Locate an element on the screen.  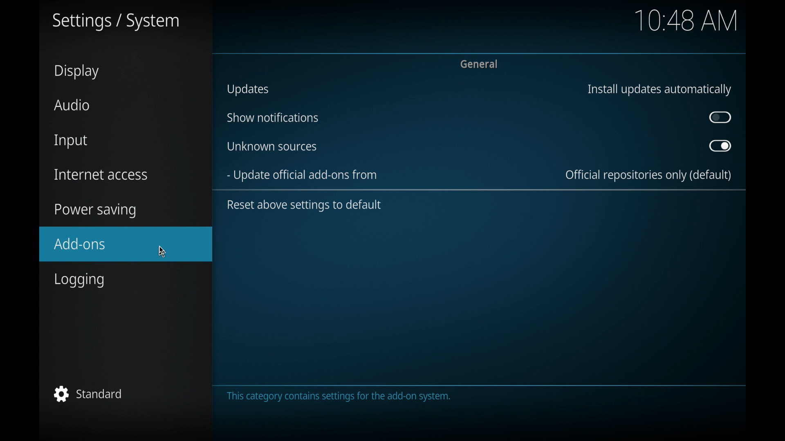
toggle button is located at coordinates (720, 146).